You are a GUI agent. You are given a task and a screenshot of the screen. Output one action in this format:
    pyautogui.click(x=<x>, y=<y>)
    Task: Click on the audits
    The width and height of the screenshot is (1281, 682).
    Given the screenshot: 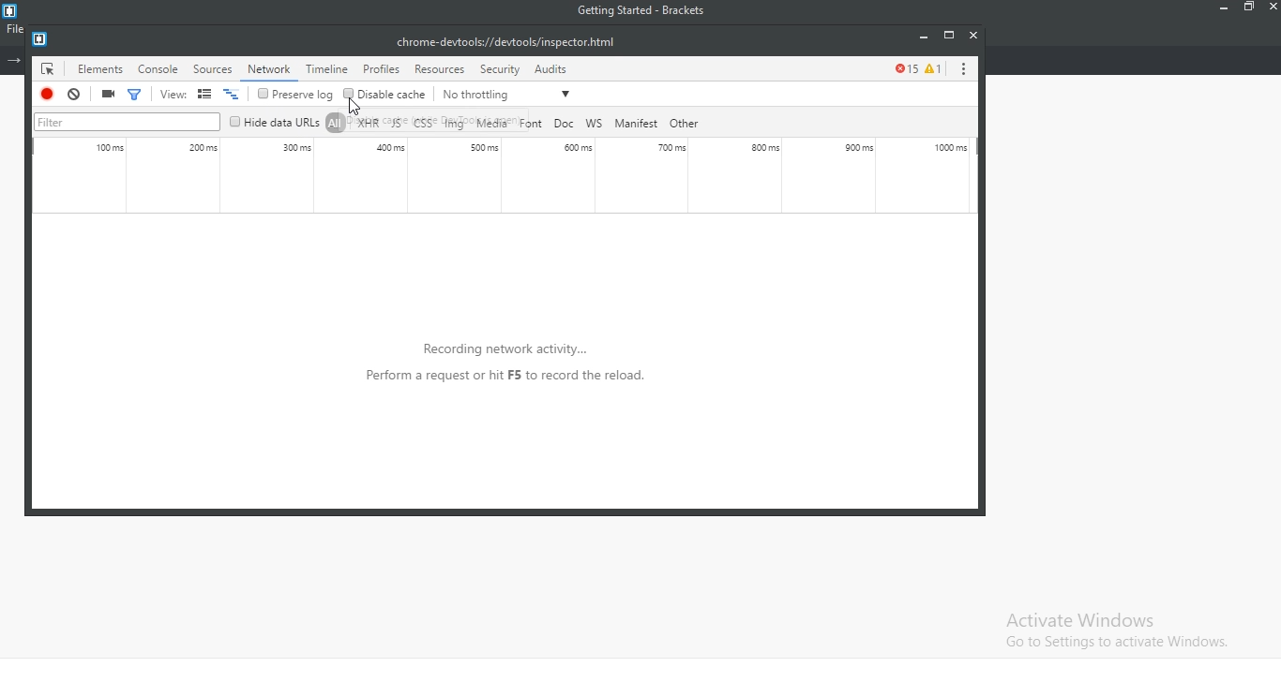 What is the action you would take?
    pyautogui.click(x=554, y=67)
    